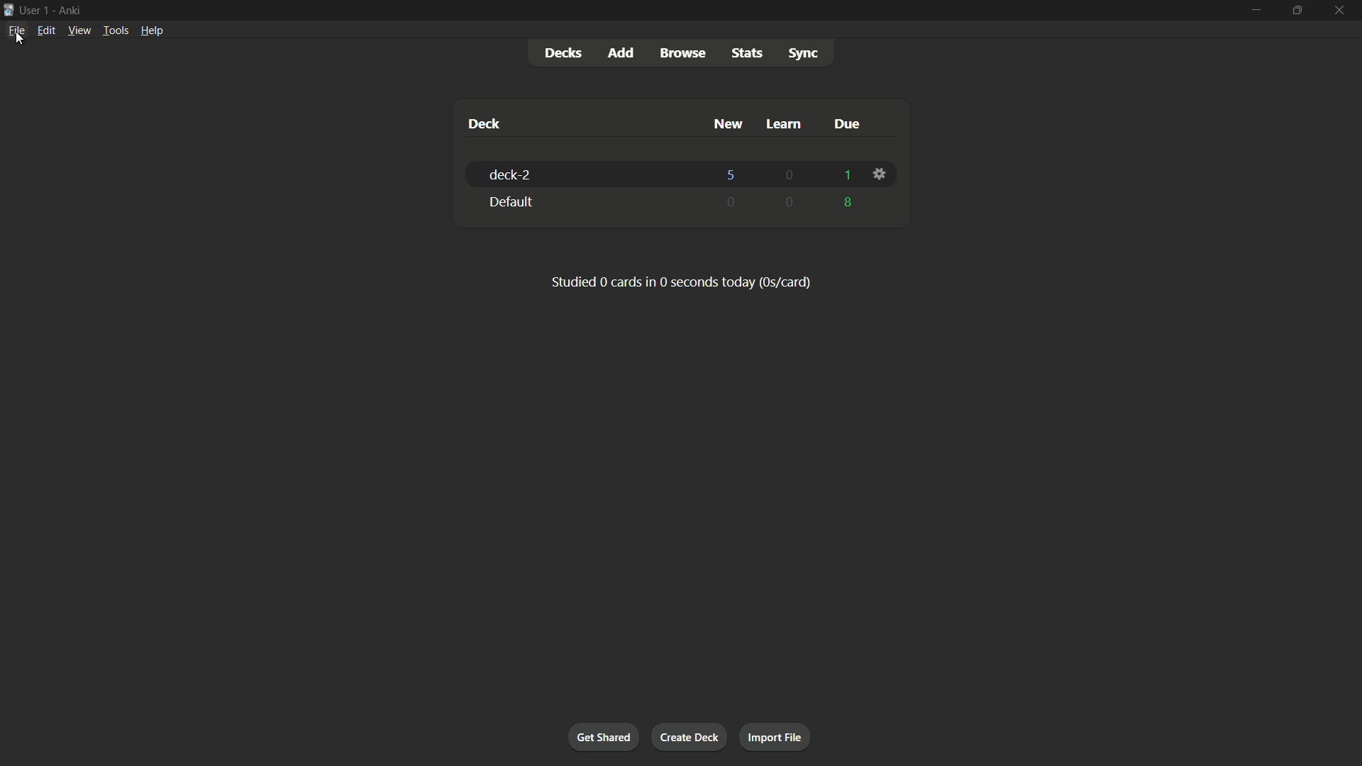 The width and height of the screenshot is (1362, 766). What do you see at coordinates (582, 174) in the screenshot?
I see `Deck-2` at bounding box center [582, 174].